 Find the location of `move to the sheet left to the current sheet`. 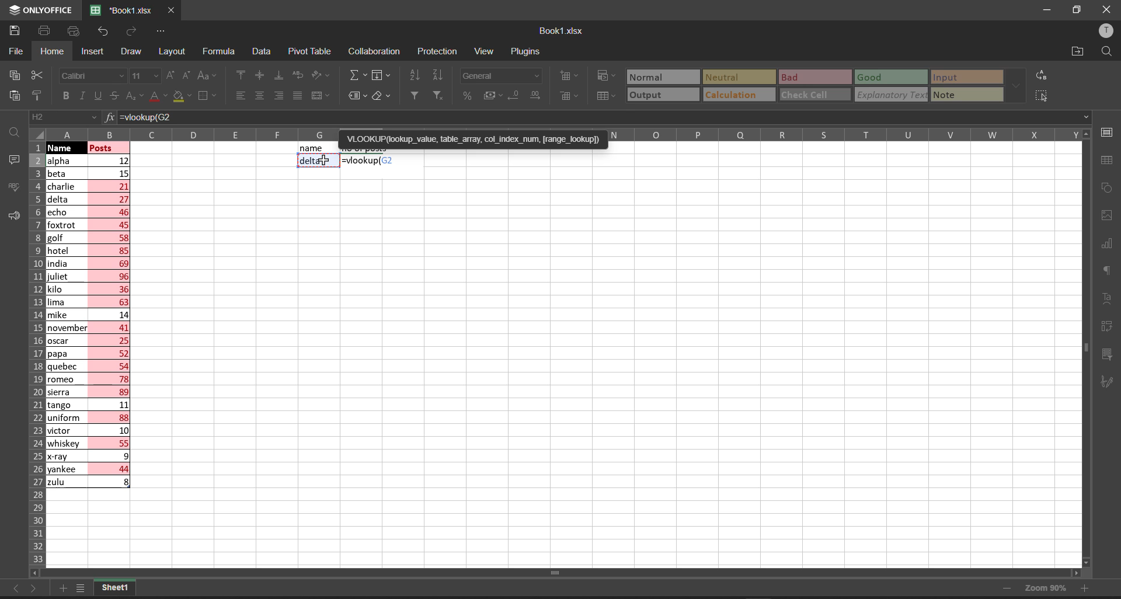

move to the sheet left to the current sheet is located at coordinates (13, 588).